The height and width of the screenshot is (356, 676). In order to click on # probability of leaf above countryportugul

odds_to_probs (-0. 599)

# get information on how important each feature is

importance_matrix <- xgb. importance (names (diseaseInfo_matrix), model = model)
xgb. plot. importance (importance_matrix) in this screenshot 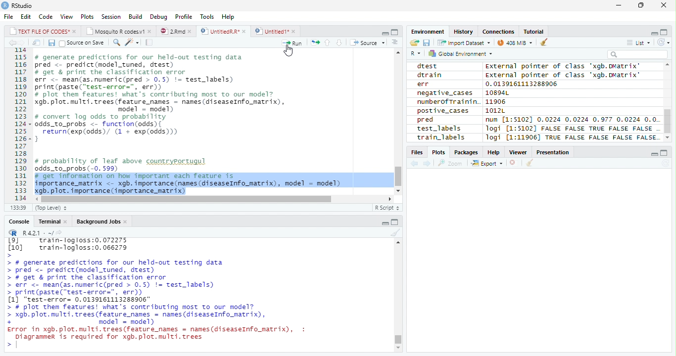, I will do `click(191, 175)`.